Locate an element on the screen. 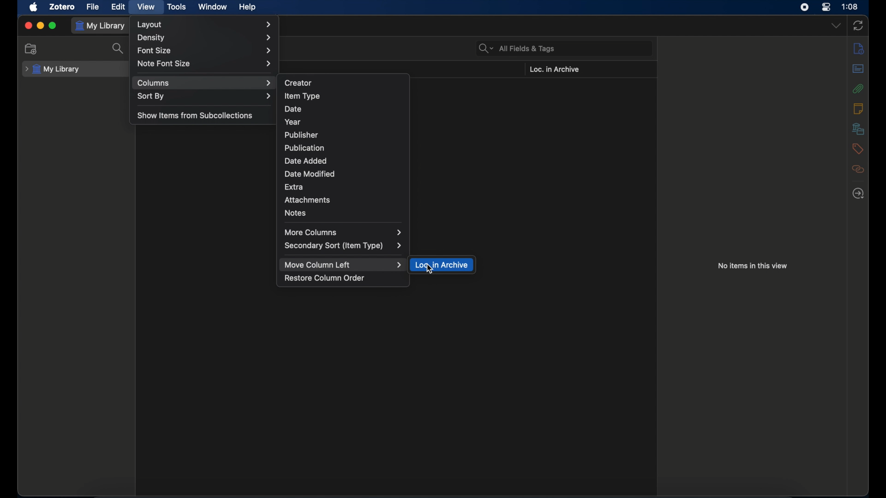 The image size is (886, 498). date is located at coordinates (293, 109).